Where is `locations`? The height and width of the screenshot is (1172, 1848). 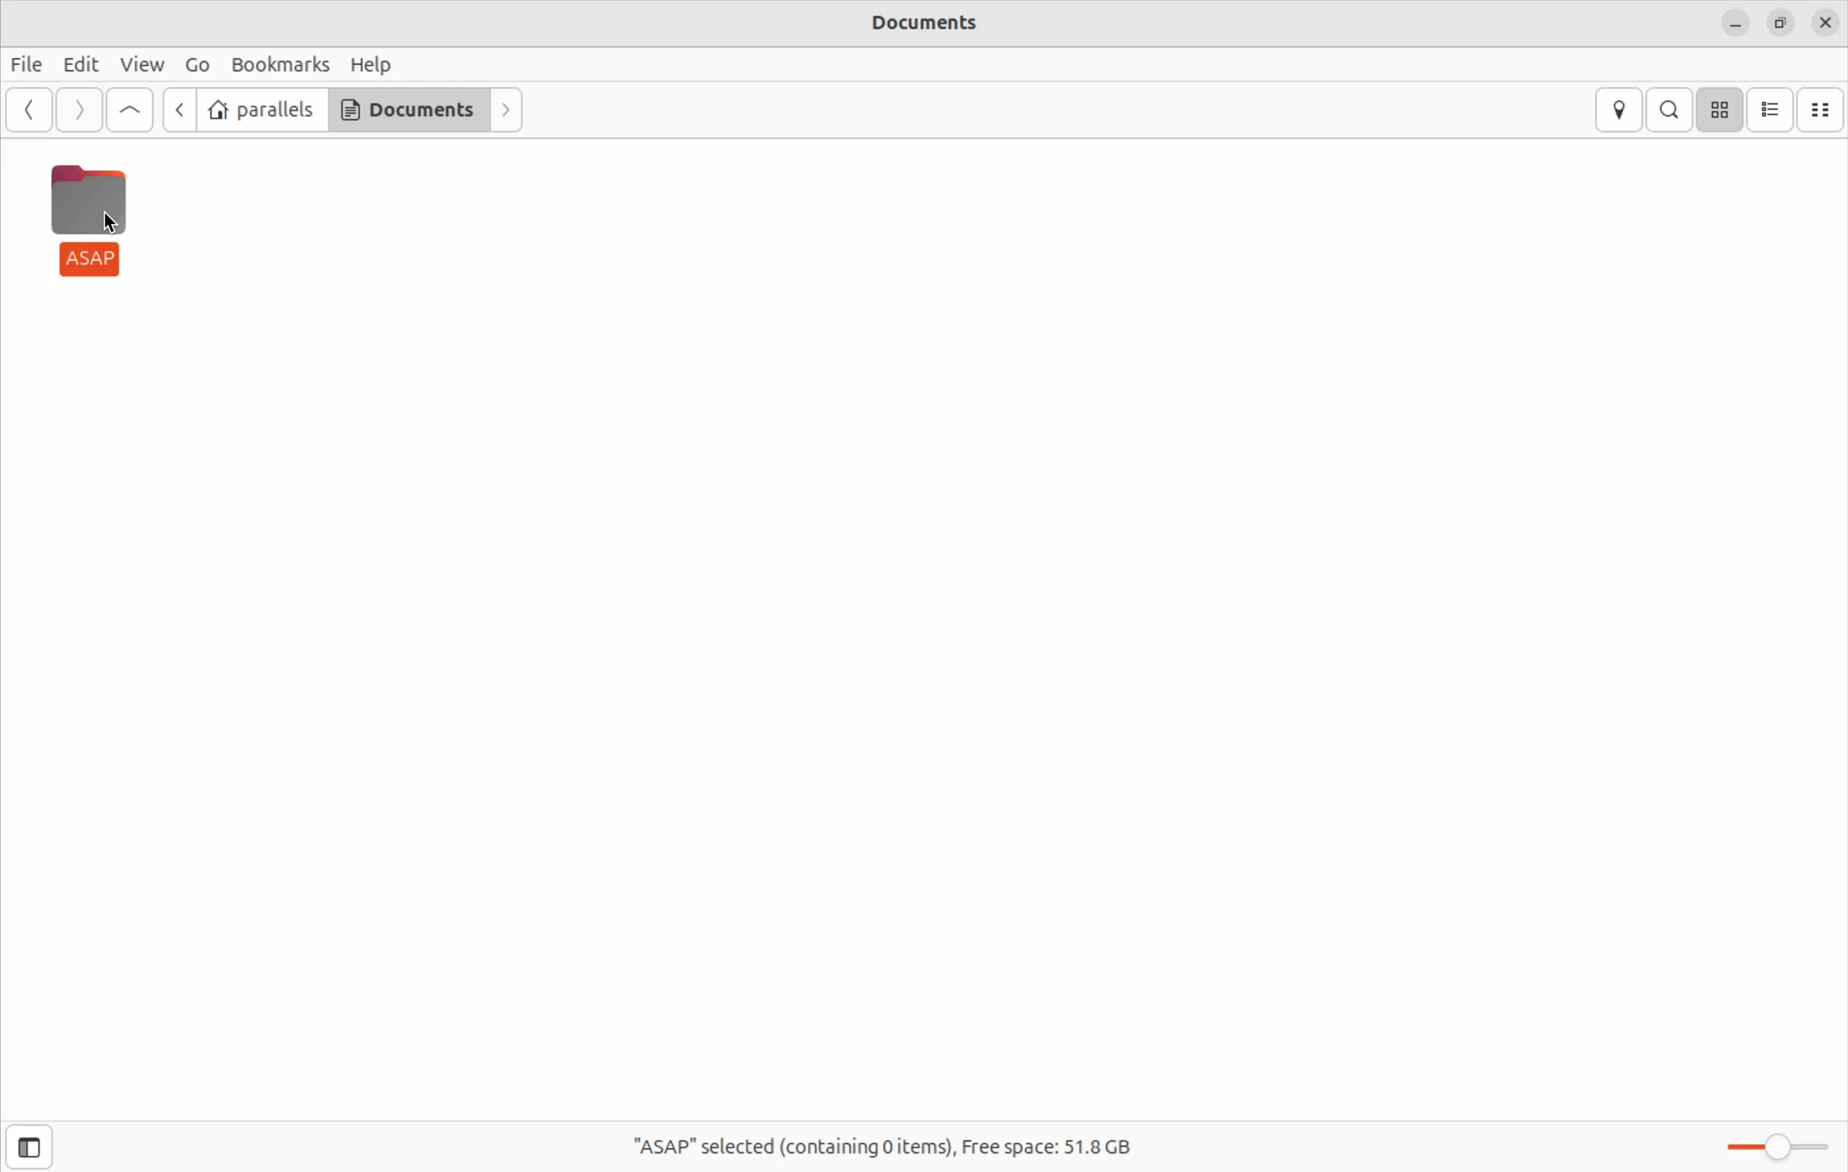 locations is located at coordinates (1618, 110).